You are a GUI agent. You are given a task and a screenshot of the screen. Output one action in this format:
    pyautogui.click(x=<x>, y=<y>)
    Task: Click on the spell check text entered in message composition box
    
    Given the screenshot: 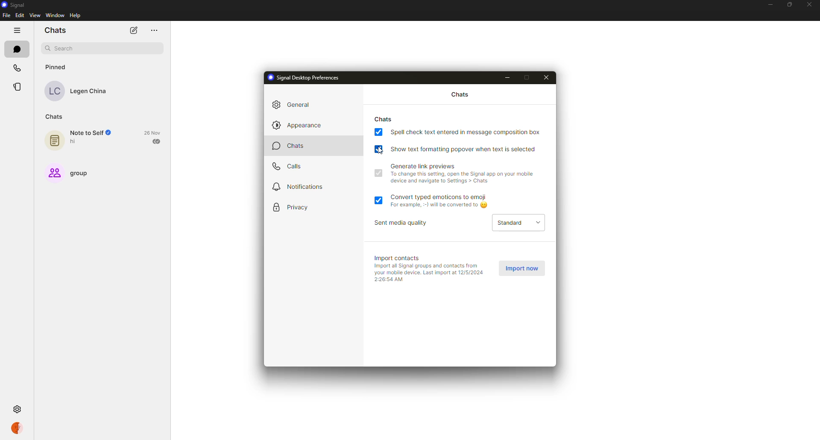 What is the action you would take?
    pyautogui.click(x=466, y=132)
    